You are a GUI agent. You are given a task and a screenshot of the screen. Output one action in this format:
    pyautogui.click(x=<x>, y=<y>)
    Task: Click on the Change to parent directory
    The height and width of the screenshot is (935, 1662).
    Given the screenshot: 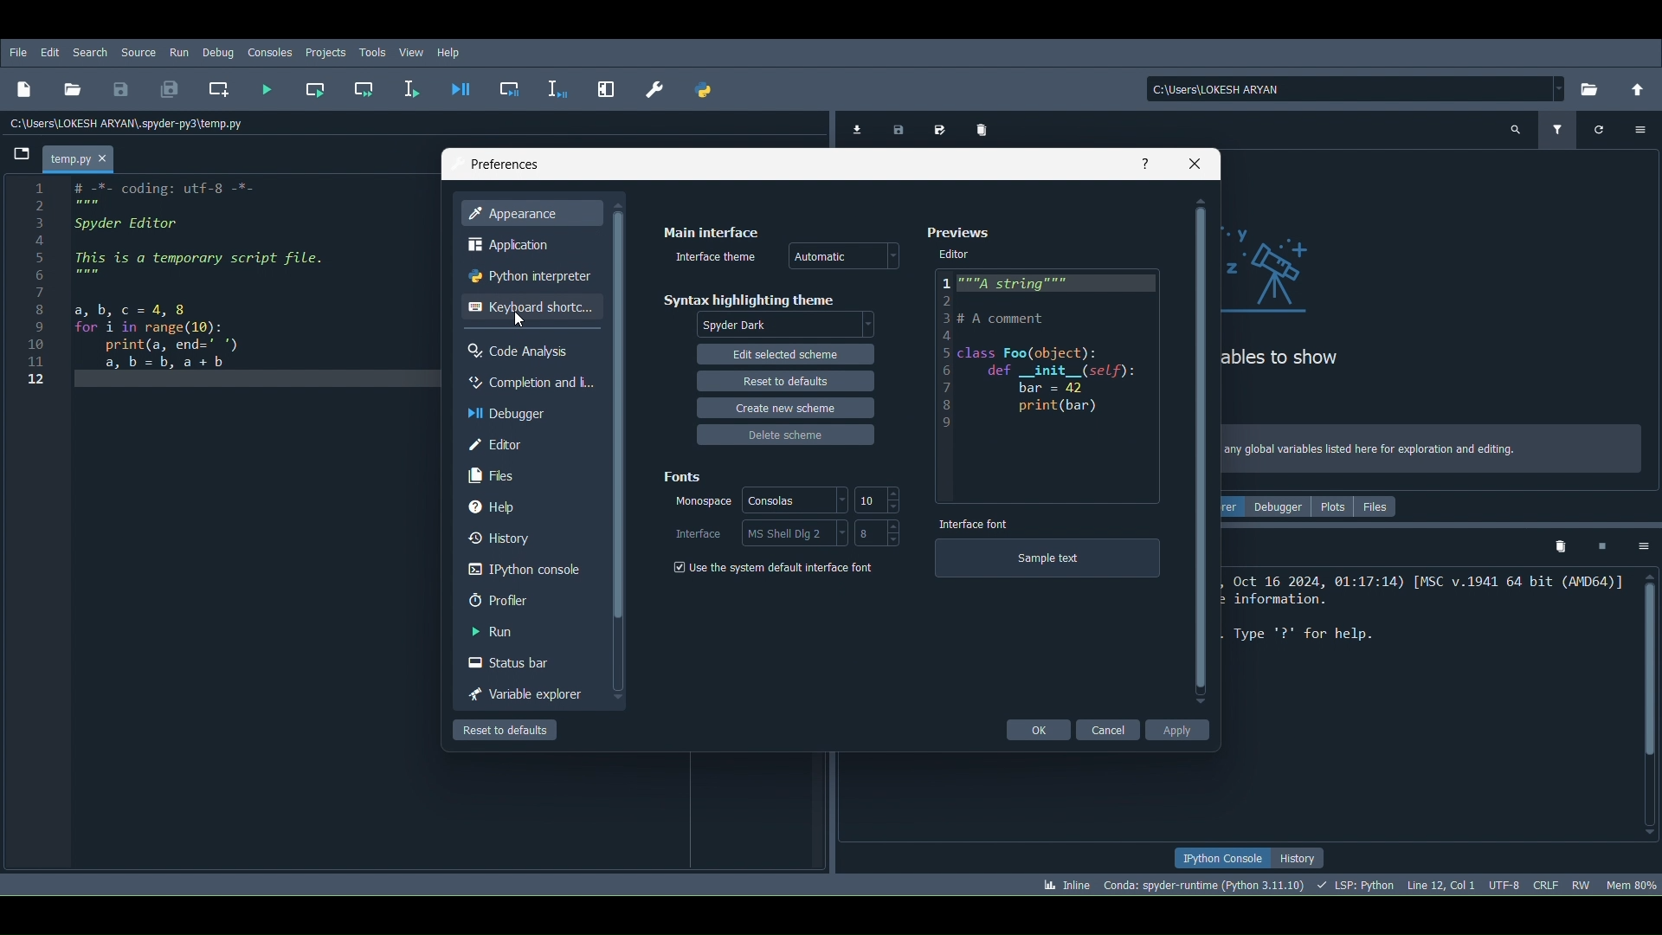 What is the action you would take?
    pyautogui.click(x=1632, y=90)
    